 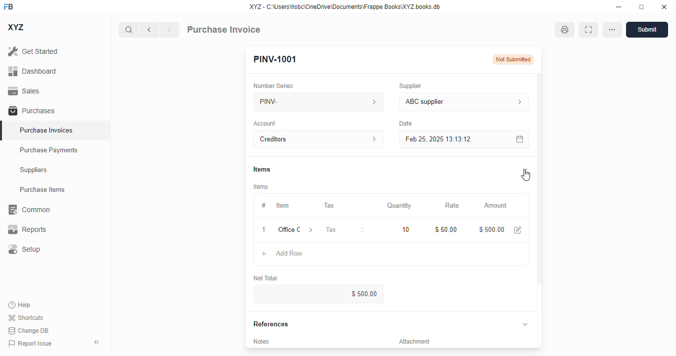 I want to click on XYZ - C:\Users\hsbc\OneDrive\Documents\Frappe Books\XYZ books.db, so click(x=345, y=6).